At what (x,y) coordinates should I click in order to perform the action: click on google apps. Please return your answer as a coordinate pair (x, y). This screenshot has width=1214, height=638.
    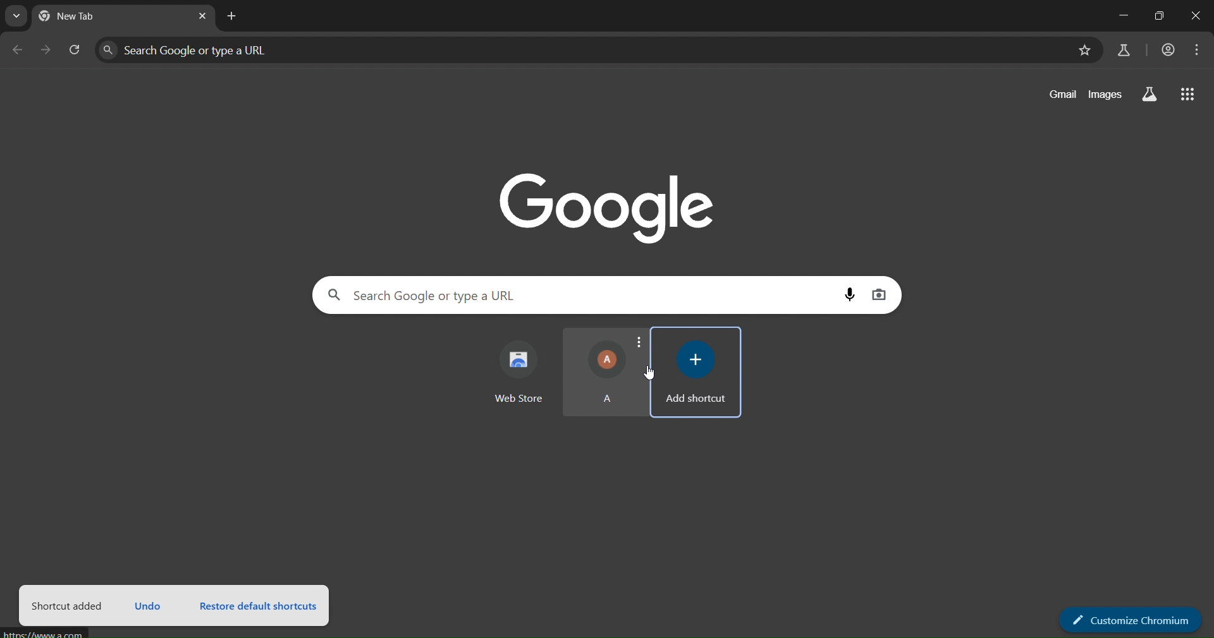
    Looking at the image, I should click on (1188, 95).